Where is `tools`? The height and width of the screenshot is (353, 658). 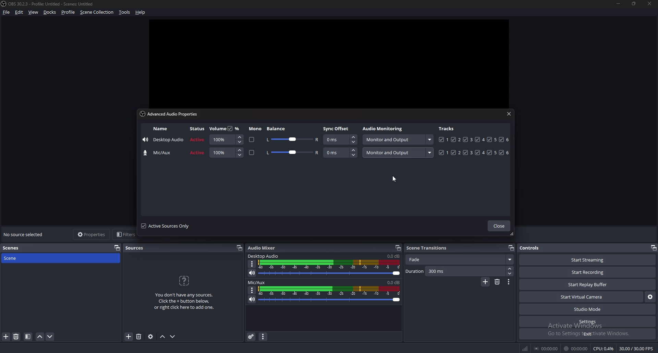 tools is located at coordinates (125, 12).